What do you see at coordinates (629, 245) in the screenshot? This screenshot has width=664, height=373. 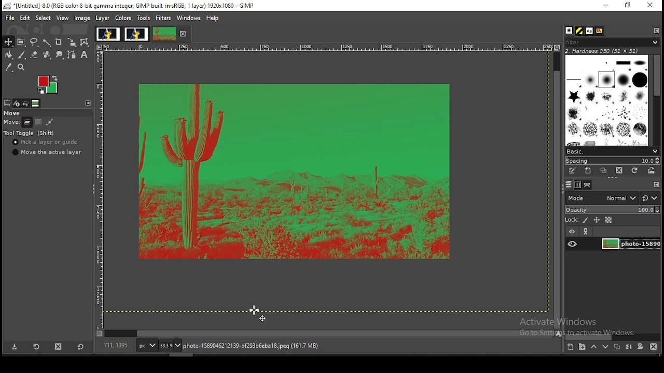 I see `layer` at bounding box center [629, 245].